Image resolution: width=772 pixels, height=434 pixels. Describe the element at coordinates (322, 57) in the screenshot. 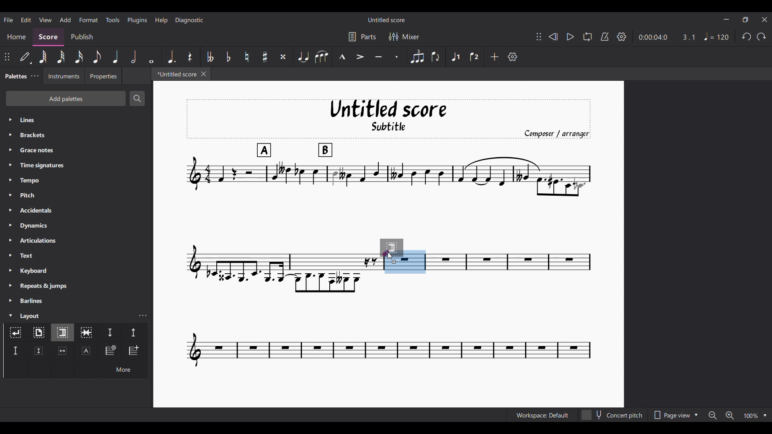

I see `Slur` at that location.